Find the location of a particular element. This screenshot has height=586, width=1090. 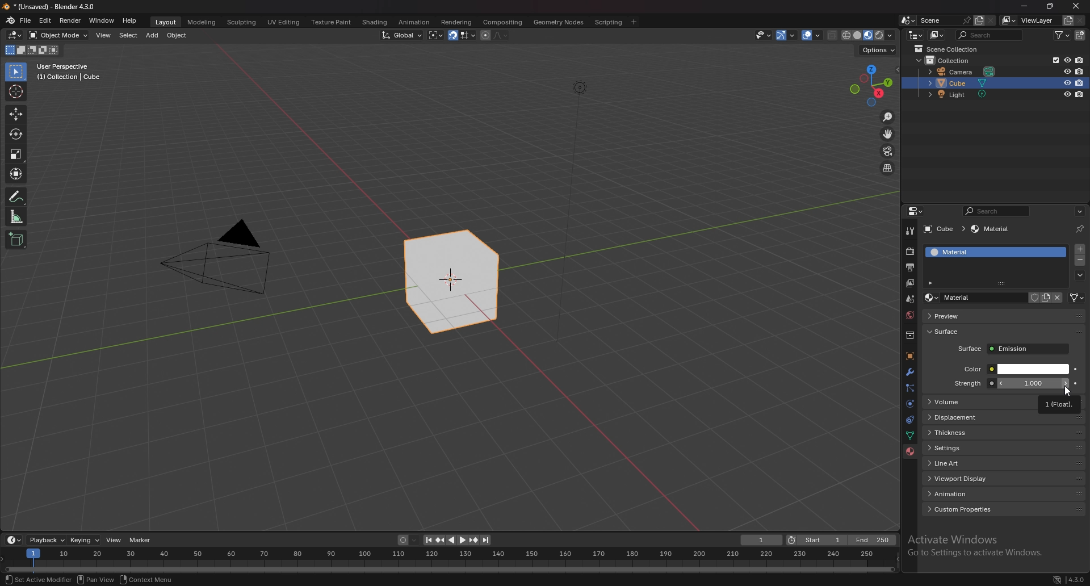

render is located at coordinates (911, 251).